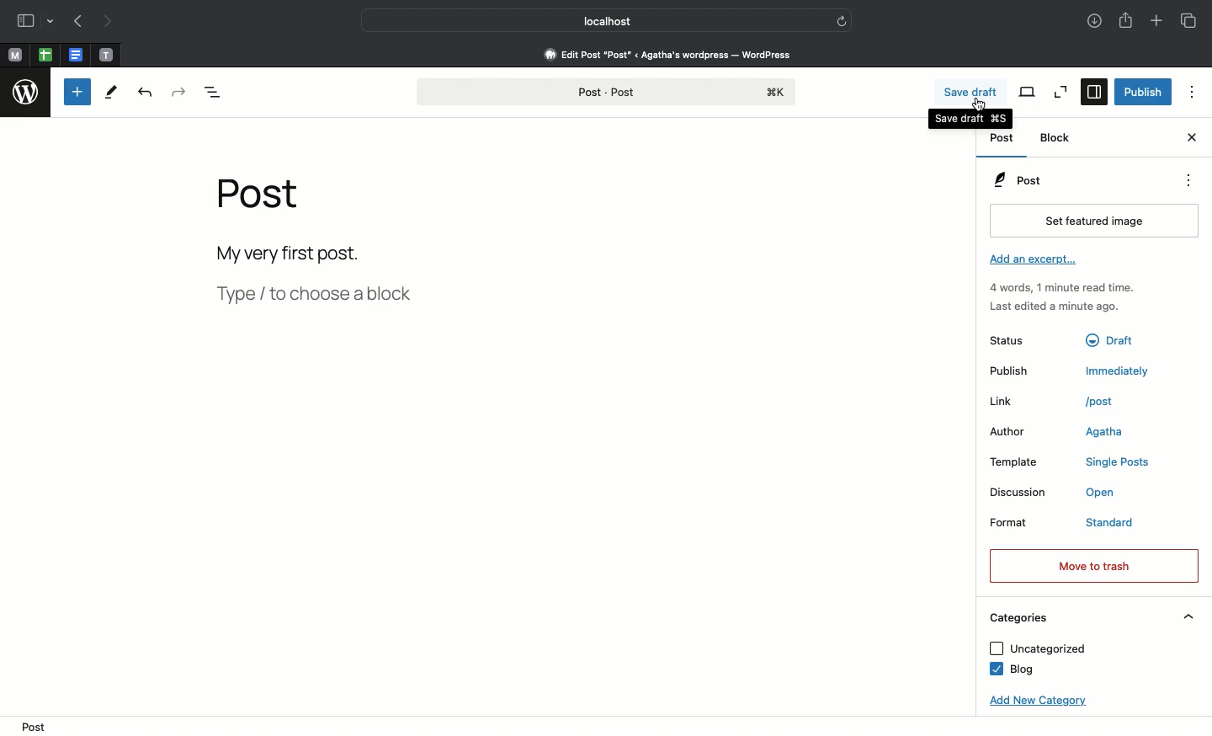  I want to click on Pinned tab, so click(15, 56).